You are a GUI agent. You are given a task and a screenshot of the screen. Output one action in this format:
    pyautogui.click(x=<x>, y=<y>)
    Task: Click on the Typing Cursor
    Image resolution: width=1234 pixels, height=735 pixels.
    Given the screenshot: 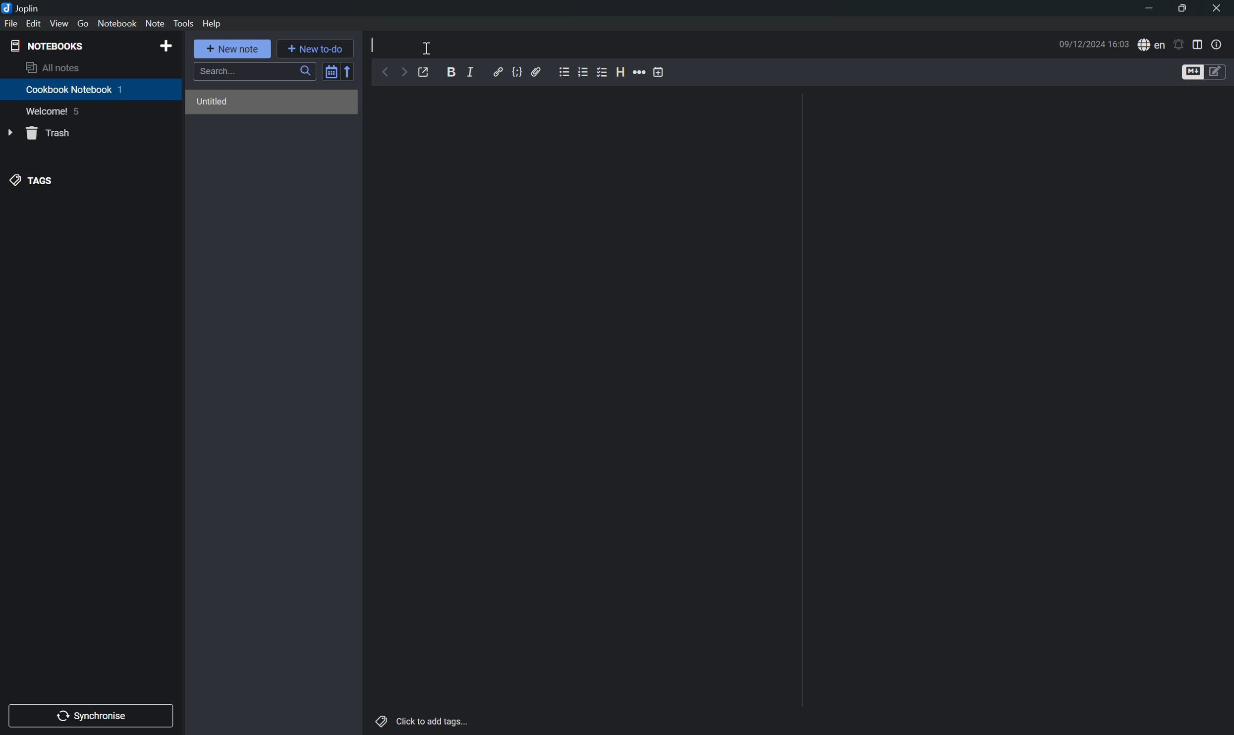 What is the action you would take?
    pyautogui.click(x=371, y=45)
    